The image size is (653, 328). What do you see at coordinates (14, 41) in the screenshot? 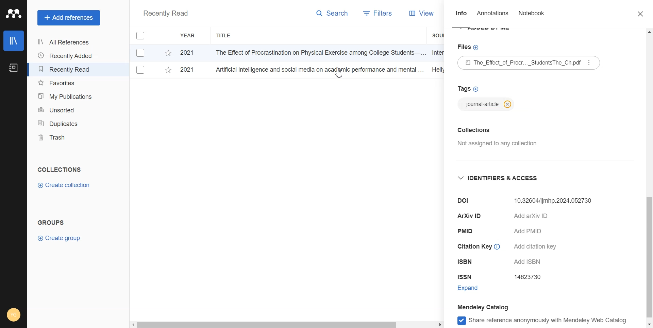
I see `Library` at bounding box center [14, 41].